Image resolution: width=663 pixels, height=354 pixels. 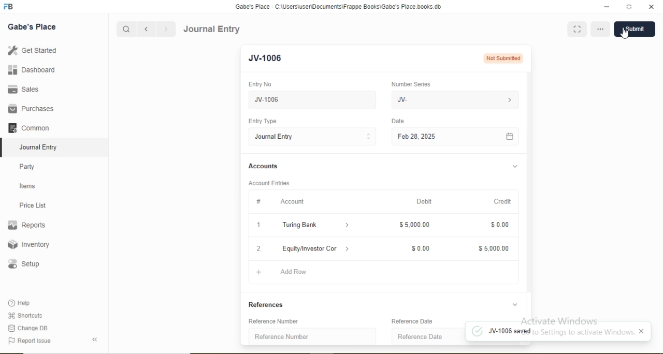 What do you see at coordinates (24, 315) in the screenshot?
I see `Shortcuts` at bounding box center [24, 315].